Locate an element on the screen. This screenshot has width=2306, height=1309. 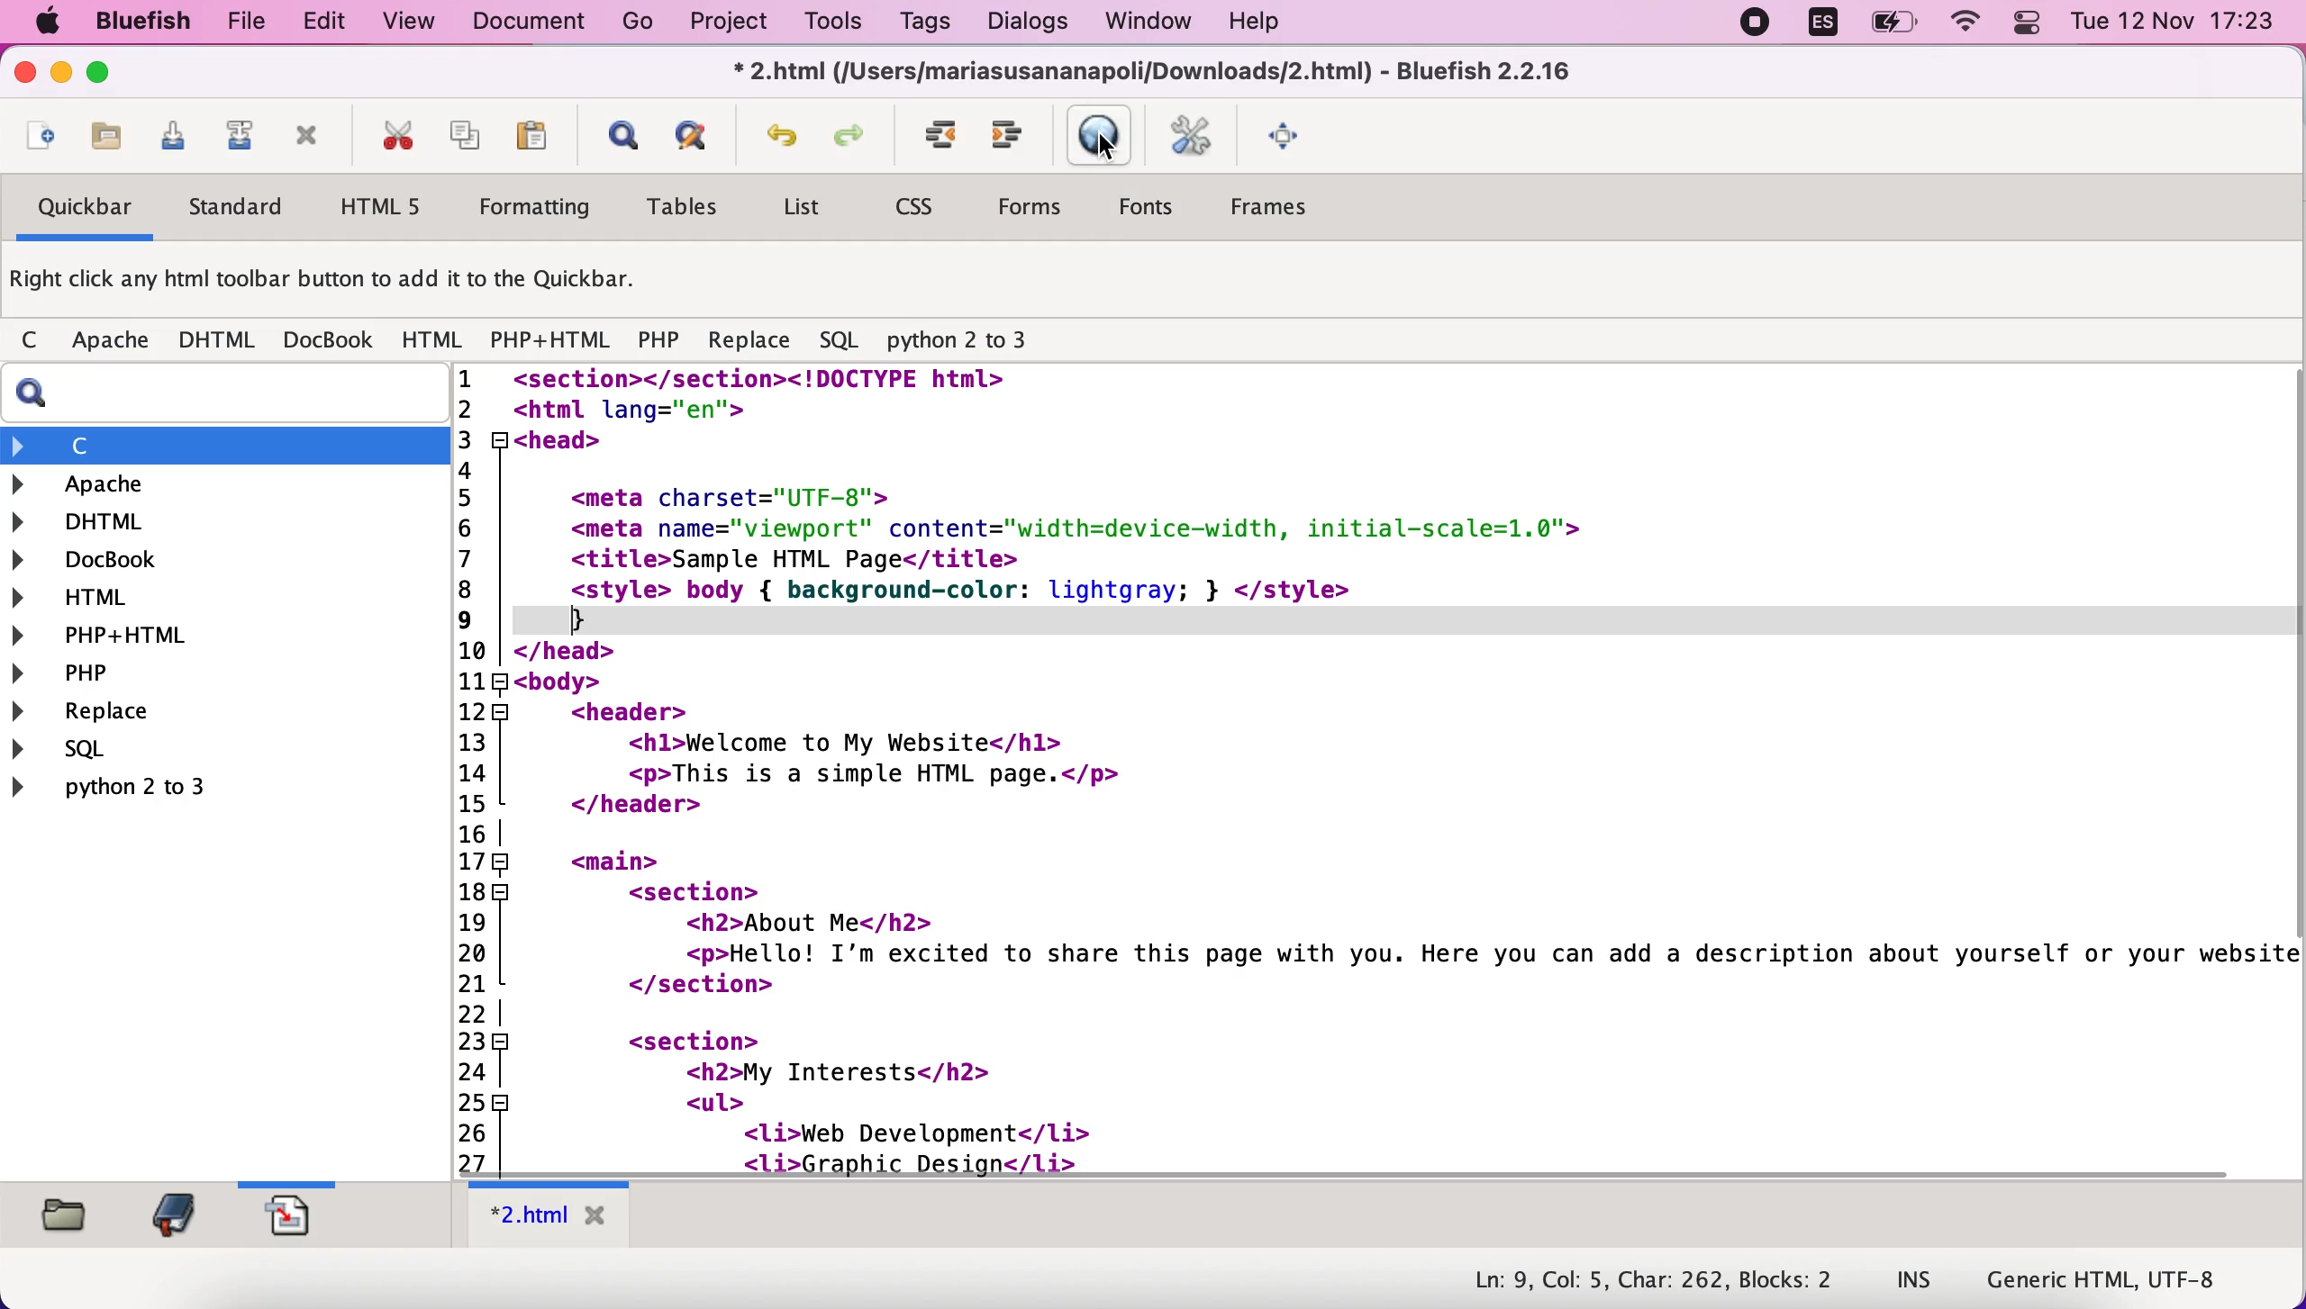
bluefish is located at coordinates (151, 24).